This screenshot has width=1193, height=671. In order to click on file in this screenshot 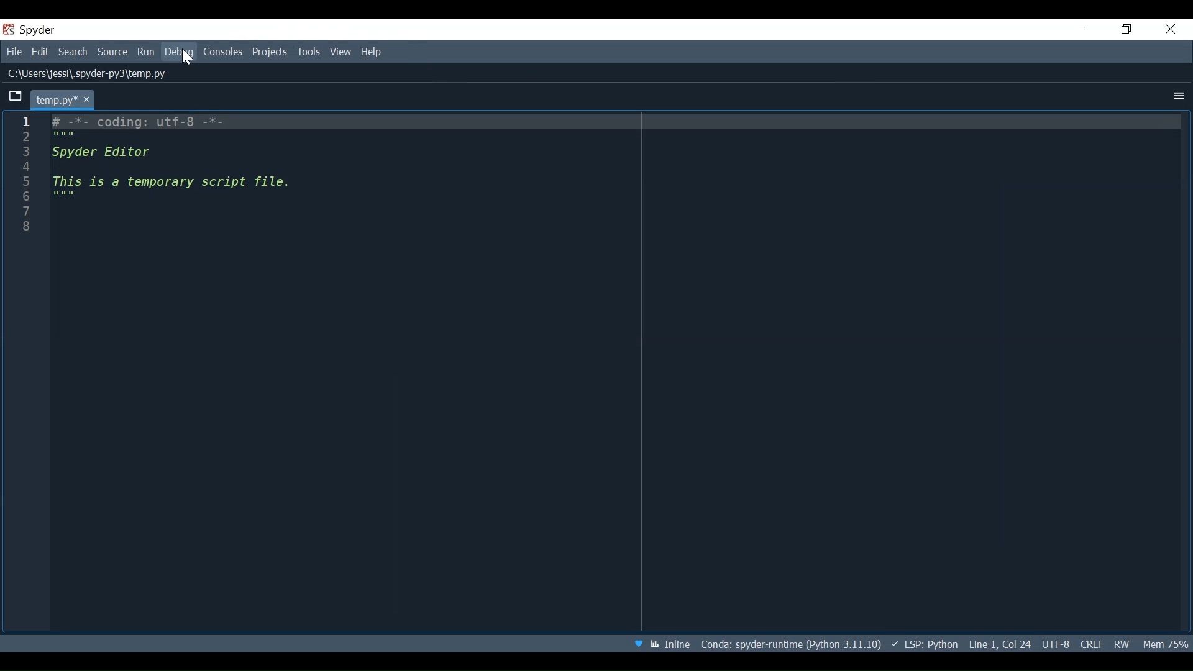, I will do `click(16, 53)`.